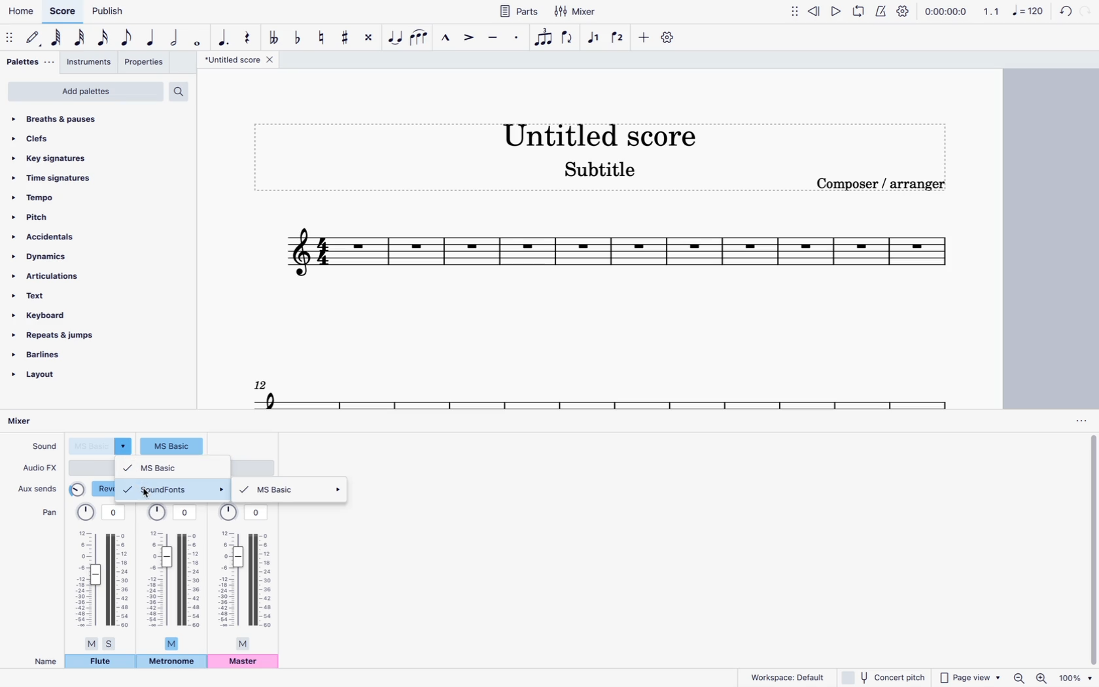 The image size is (1099, 687). I want to click on workspace, so click(783, 677).